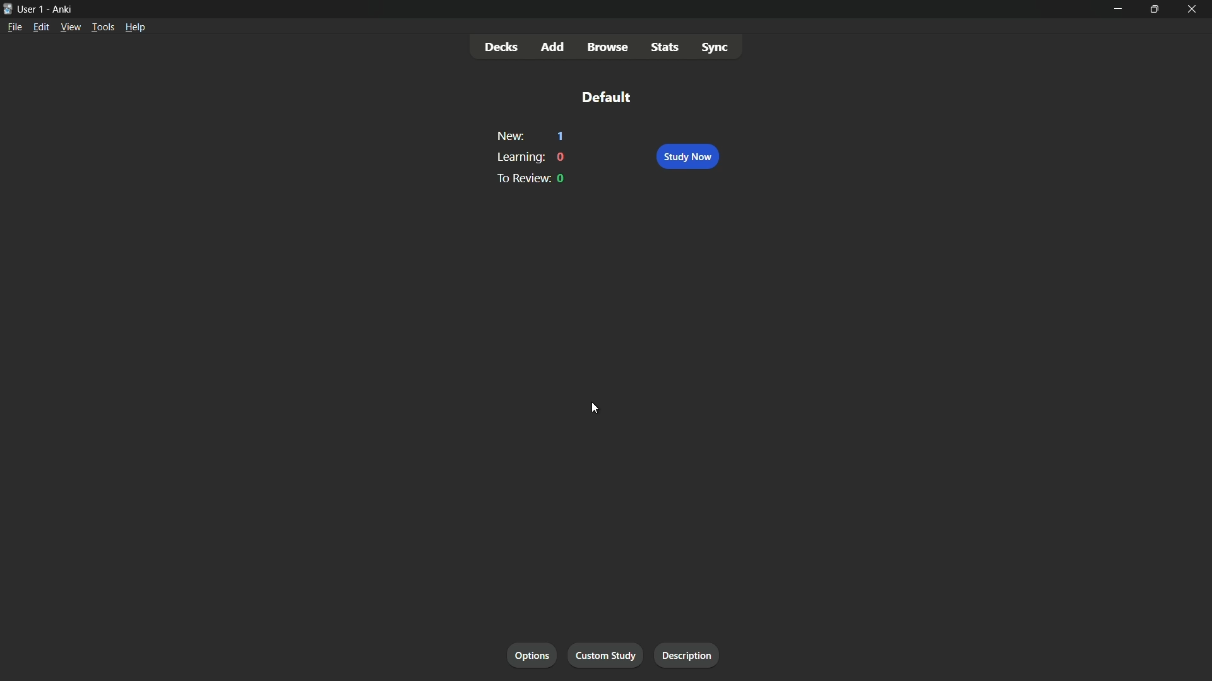  I want to click on learning, so click(523, 157).